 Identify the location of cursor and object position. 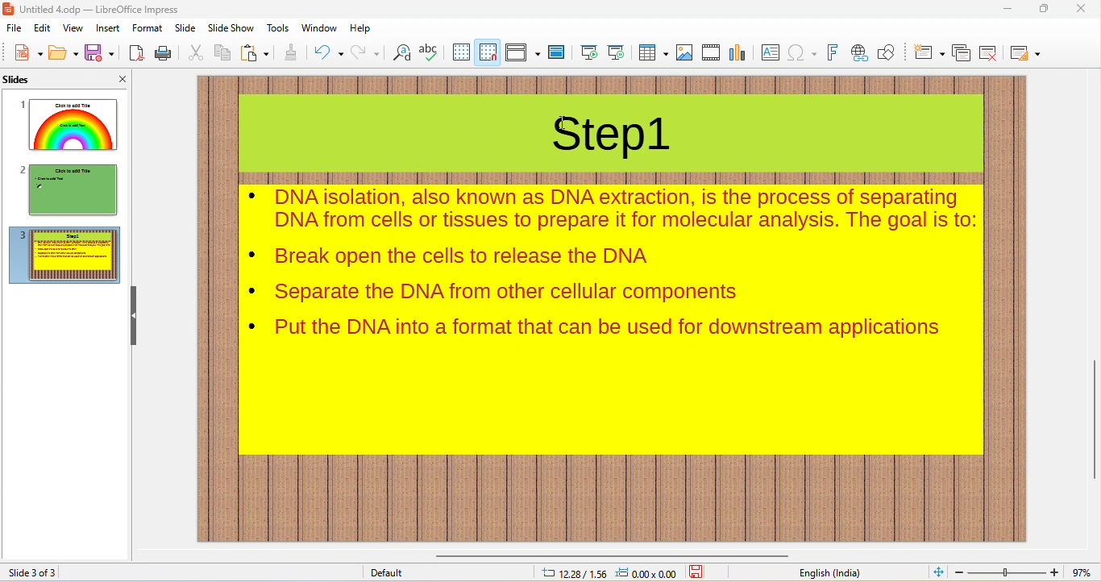
(605, 572).